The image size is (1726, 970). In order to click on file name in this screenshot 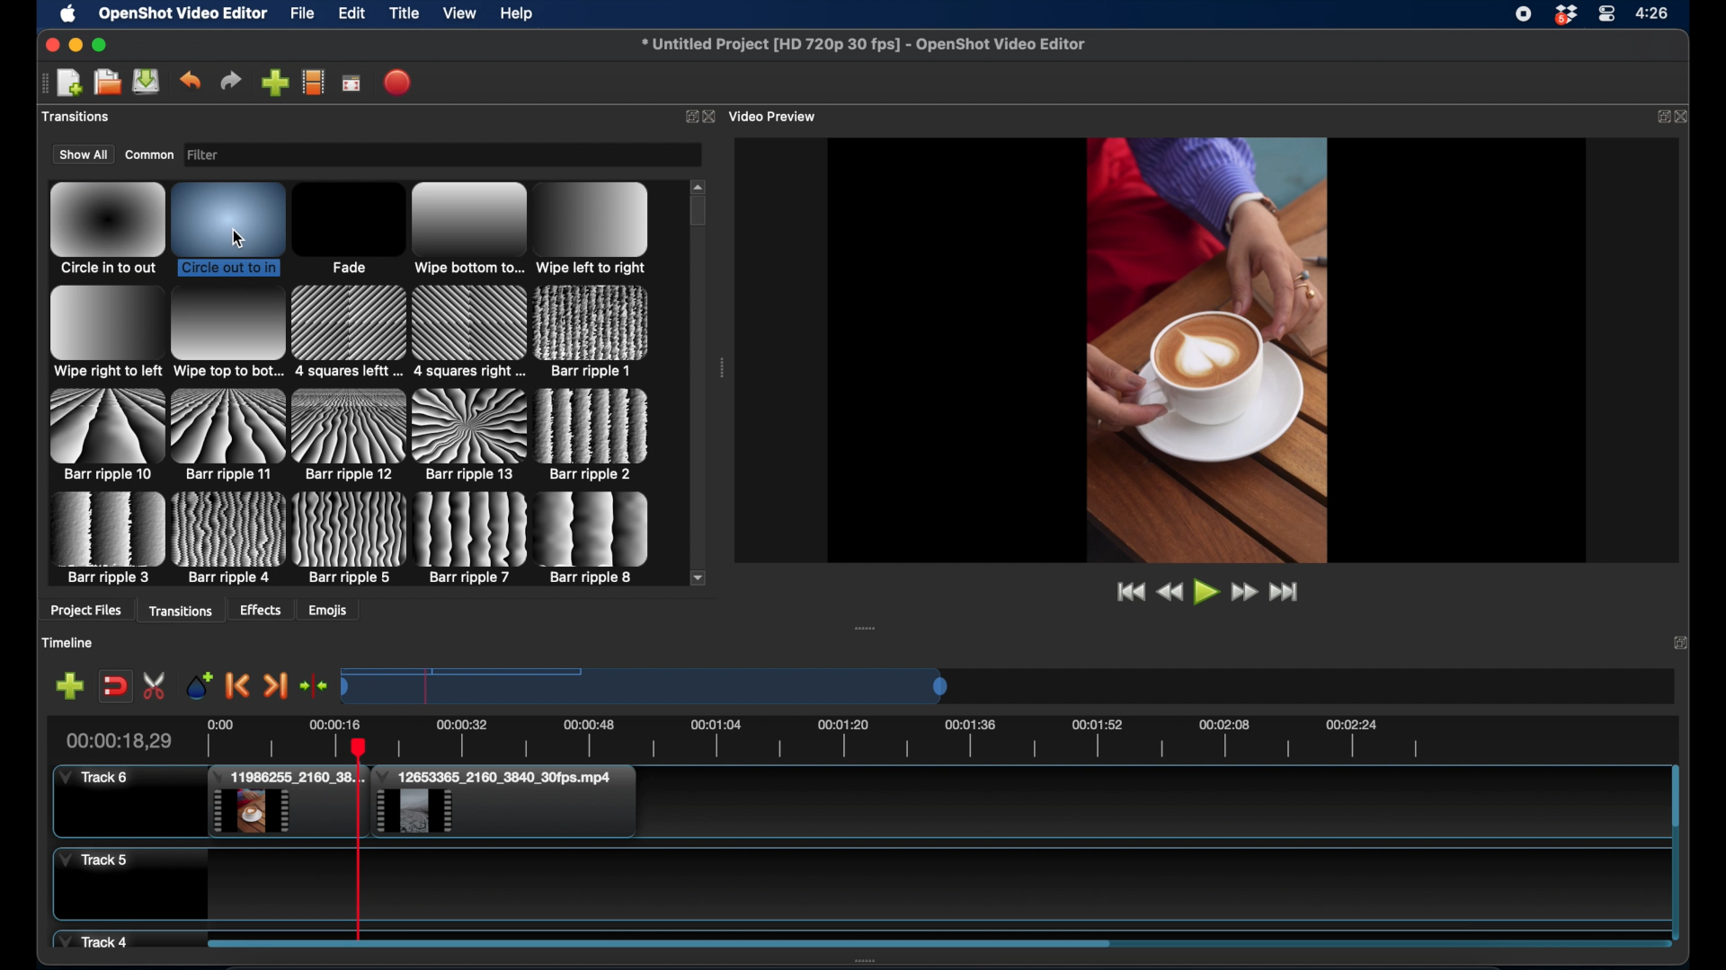, I will do `click(865, 45)`.